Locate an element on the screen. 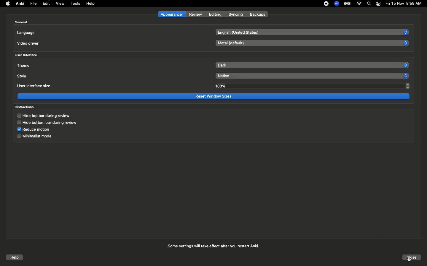 This screenshot has height=266, width=427. Notification is located at coordinates (378, 4).